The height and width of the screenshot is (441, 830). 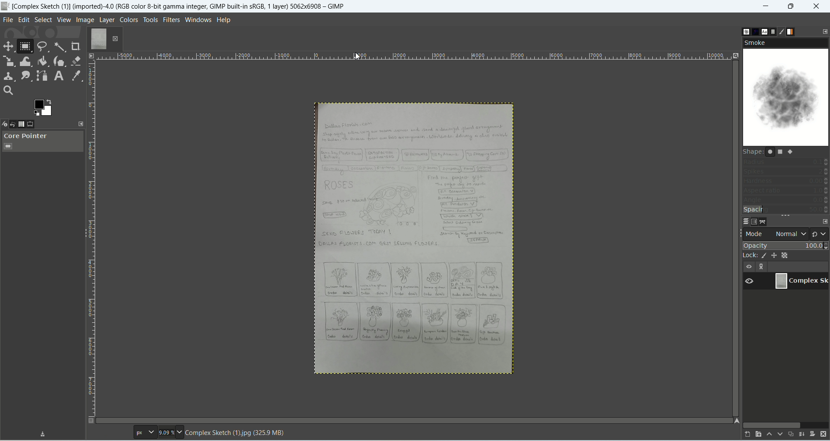 What do you see at coordinates (801, 282) in the screenshot?
I see `image` at bounding box center [801, 282].